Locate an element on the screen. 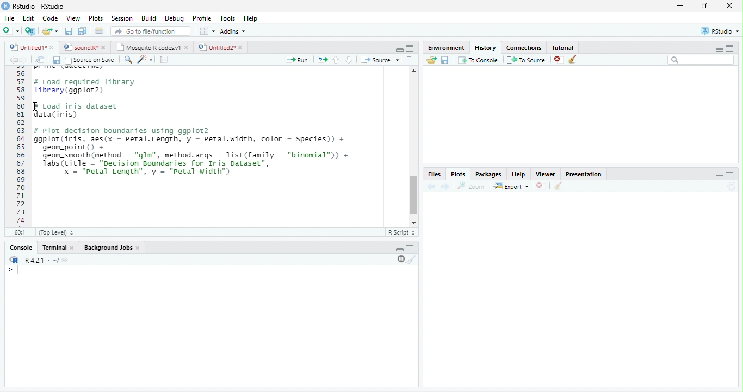 The image size is (743, 392). Minimize is located at coordinates (719, 177).